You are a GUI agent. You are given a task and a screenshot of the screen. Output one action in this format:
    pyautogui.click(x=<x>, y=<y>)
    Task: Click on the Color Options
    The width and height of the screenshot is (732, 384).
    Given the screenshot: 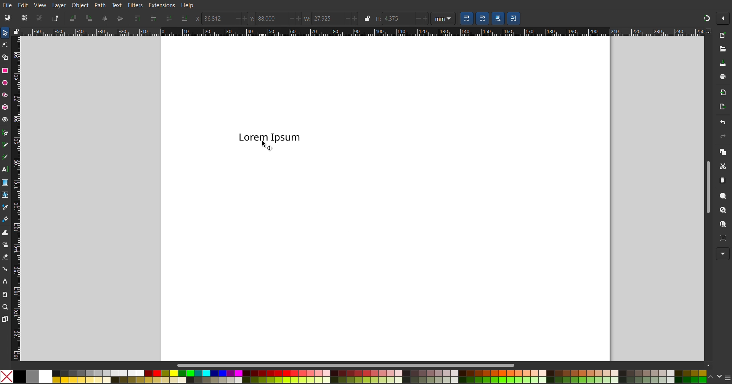 What is the action you would take?
    pyautogui.click(x=719, y=376)
    